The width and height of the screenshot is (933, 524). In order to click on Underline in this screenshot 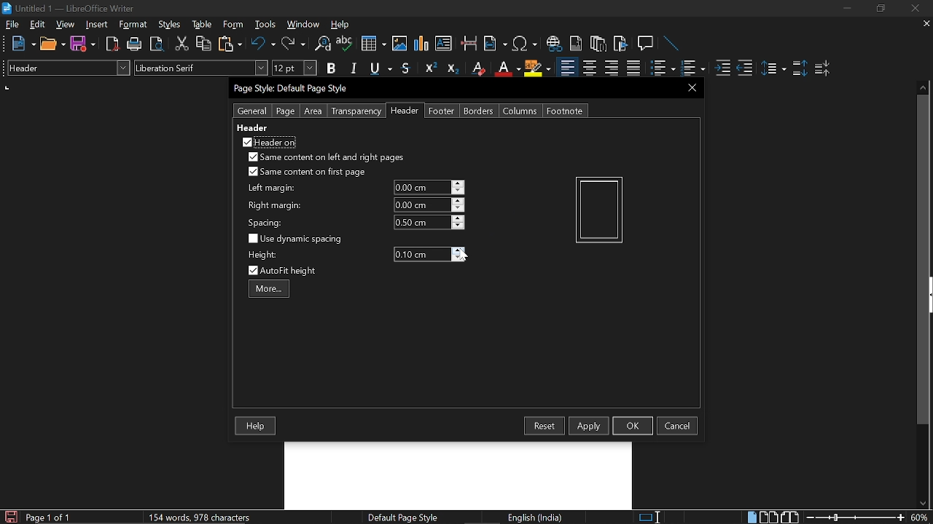, I will do `click(382, 69)`.